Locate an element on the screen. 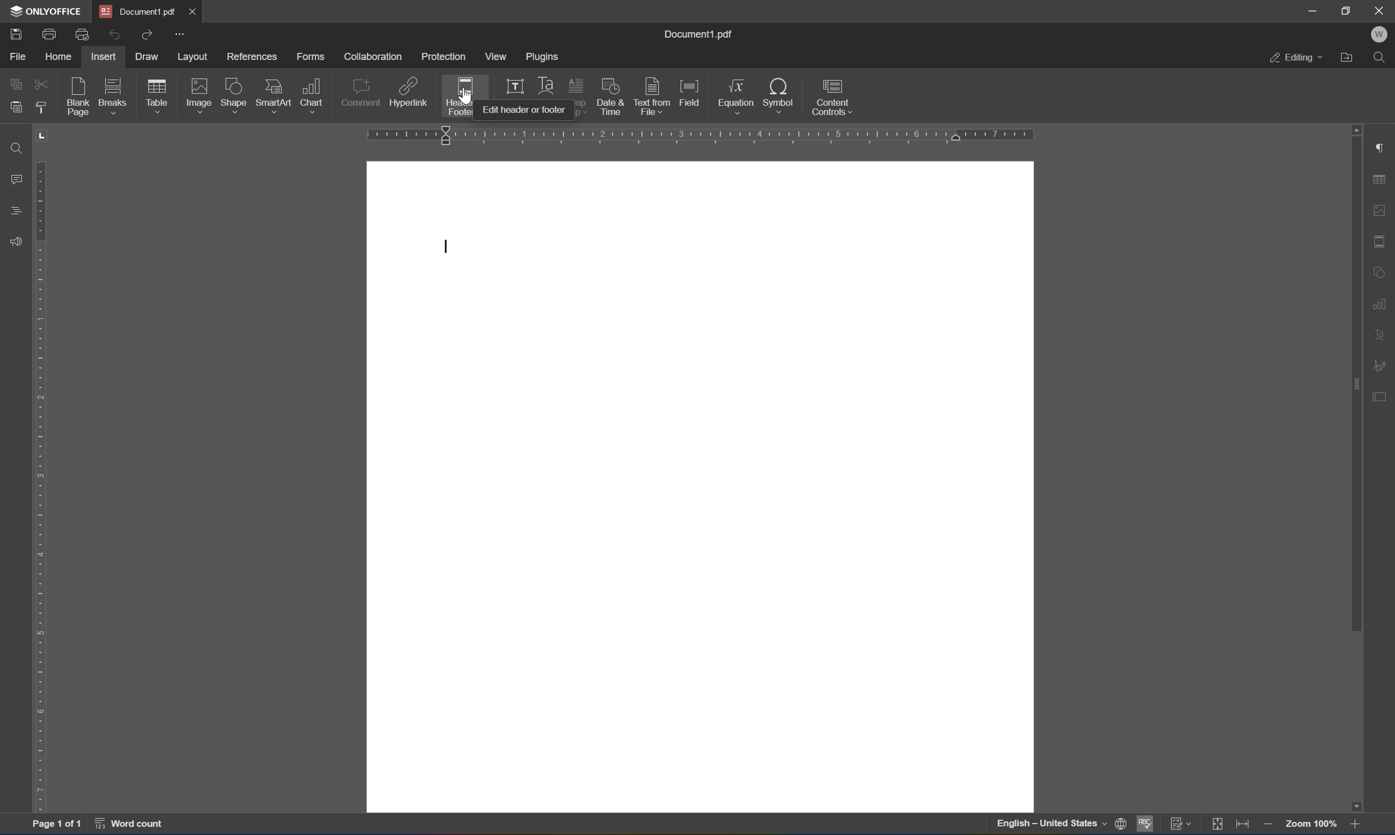 The image size is (1395, 835). page 1 of 1 is located at coordinates (58, 821).